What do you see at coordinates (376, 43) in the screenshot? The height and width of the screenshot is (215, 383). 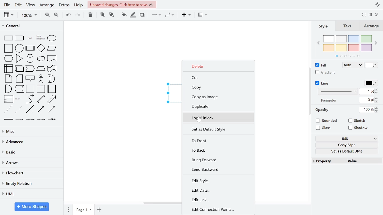 I see `next` at bounding box center [376, 43].